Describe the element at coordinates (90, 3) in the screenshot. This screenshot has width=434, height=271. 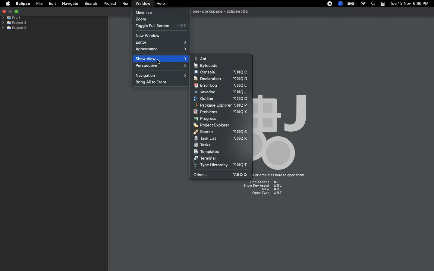
I see `Search` at that location.